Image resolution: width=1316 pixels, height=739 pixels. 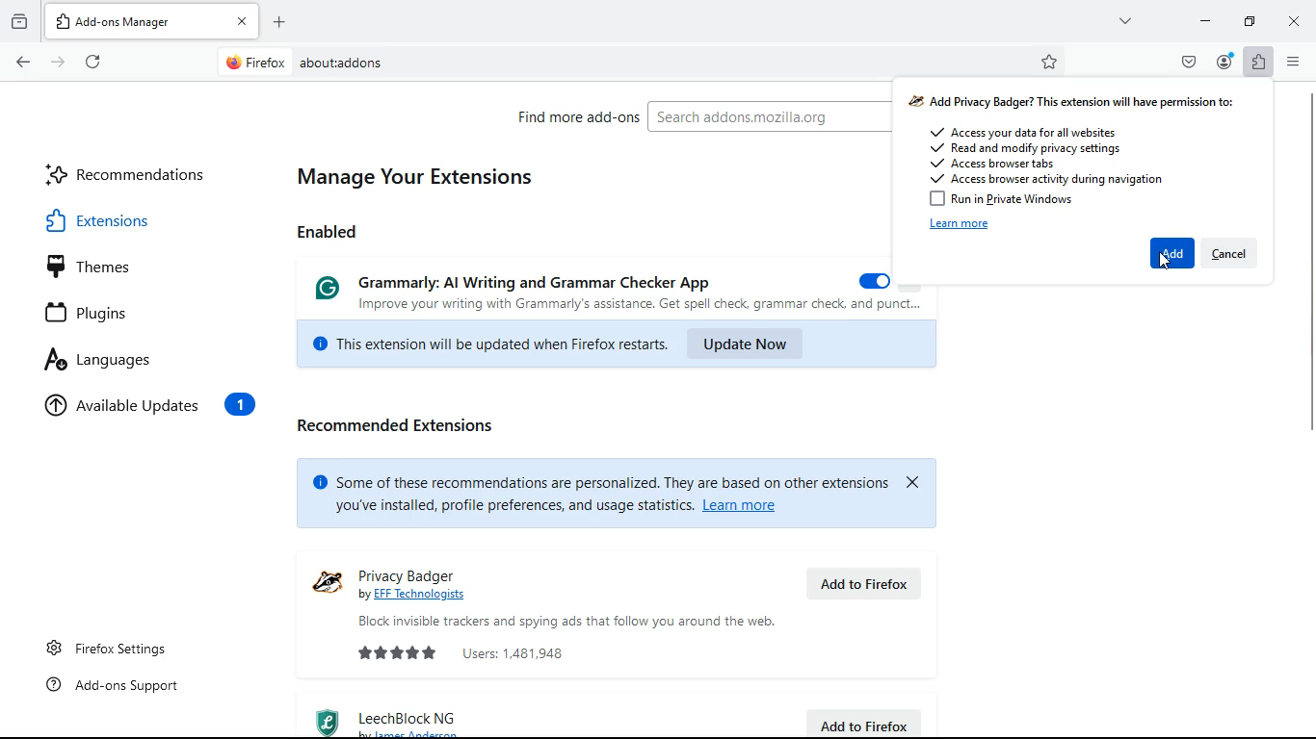 I want to click on Read and modify privacy settings, so click(x=1023, y=147).